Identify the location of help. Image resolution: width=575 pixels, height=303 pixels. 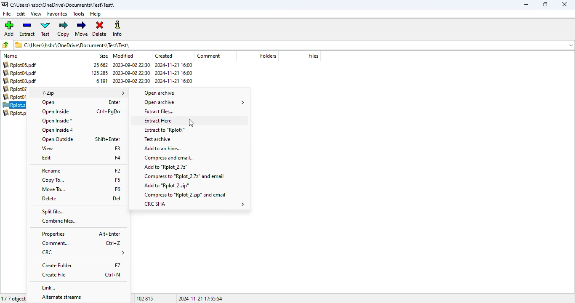
(95, 14).